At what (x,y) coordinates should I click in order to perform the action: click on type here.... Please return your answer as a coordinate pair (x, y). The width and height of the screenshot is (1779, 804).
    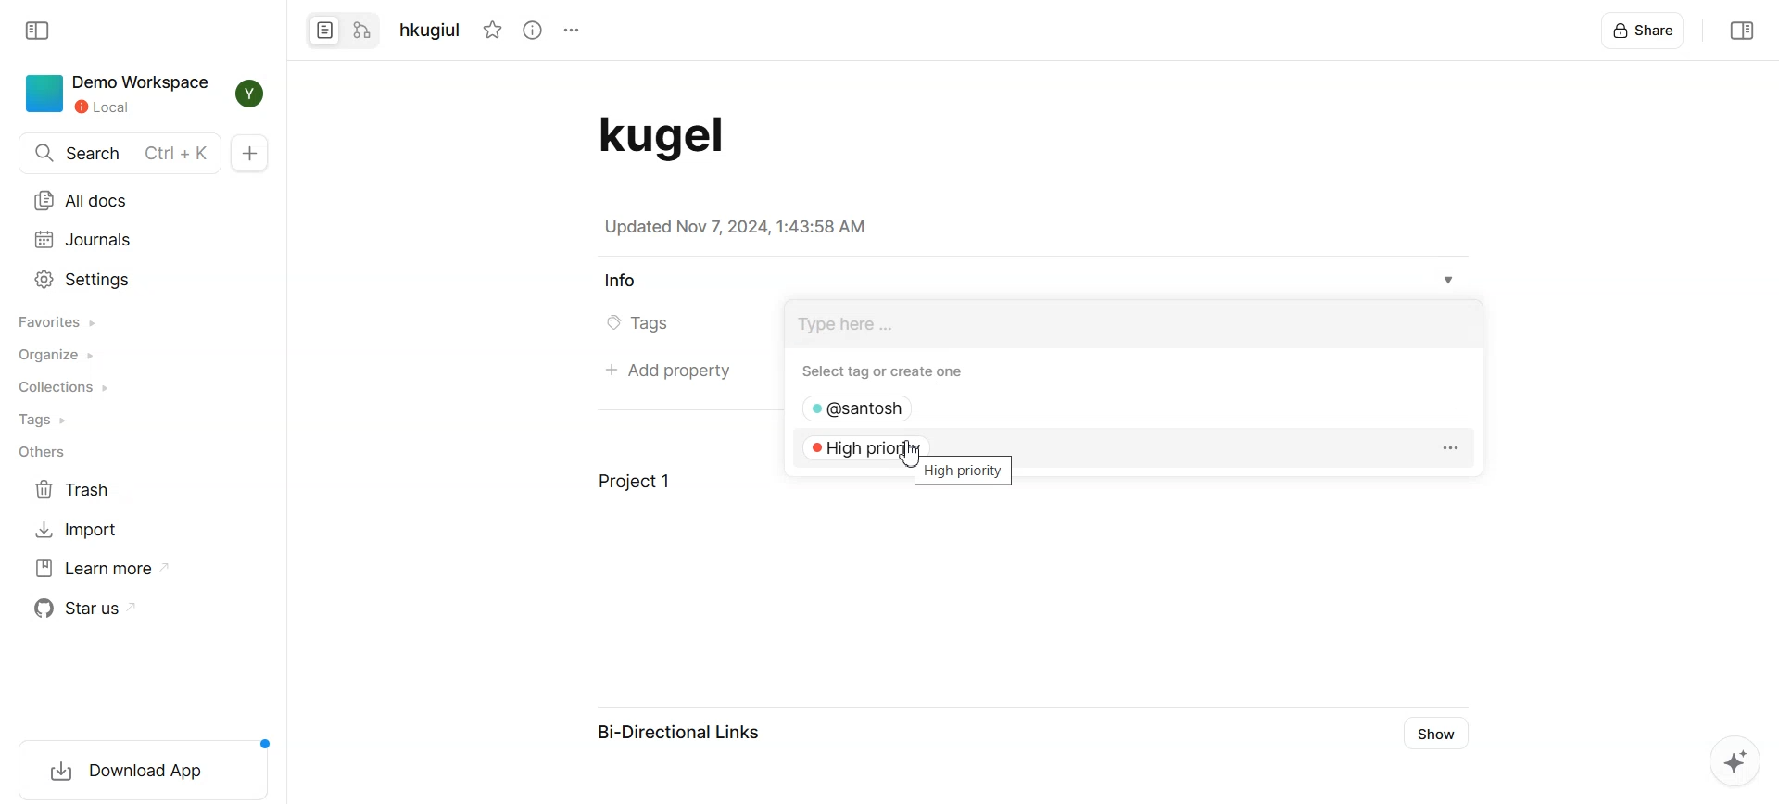
    Looking at the image, I should click on (850, 326).